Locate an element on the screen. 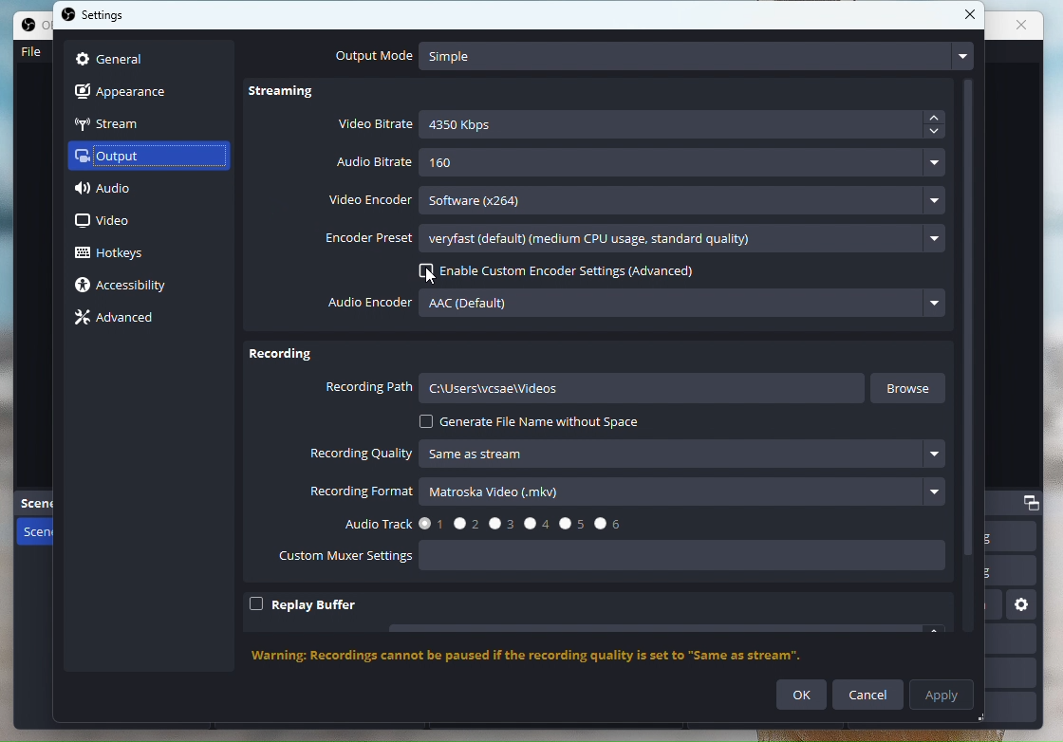 Image resolution: width=1063 pixels, height=742 pixels. Recording path is located at coordinates (592, 388).